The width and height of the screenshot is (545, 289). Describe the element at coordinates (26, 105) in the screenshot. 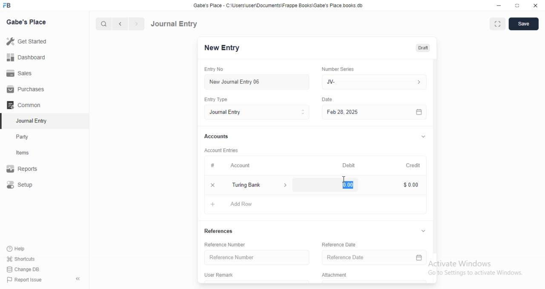

I see `Common` at that location.